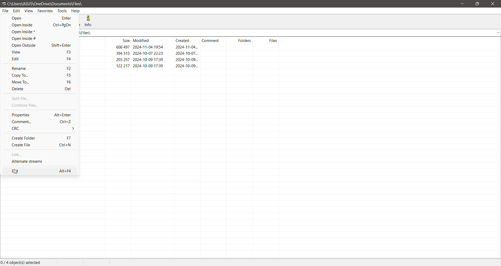  What do you see at coordinates (71, 129) in the screenshot?
I see `More options` at bounding box center [71, 129].